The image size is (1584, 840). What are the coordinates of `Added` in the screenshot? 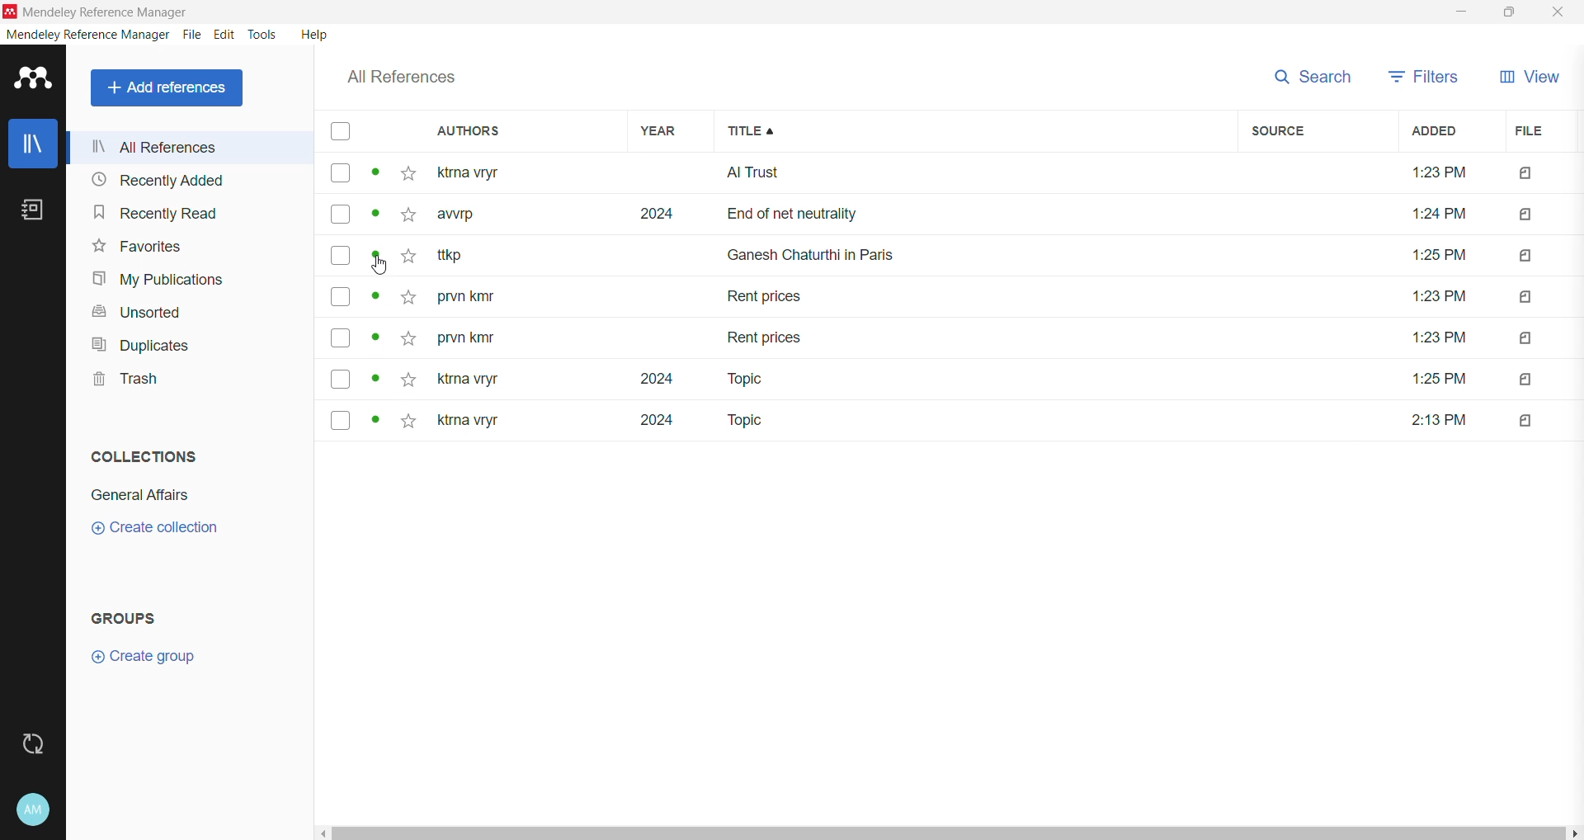 It's located at (1454, 132).